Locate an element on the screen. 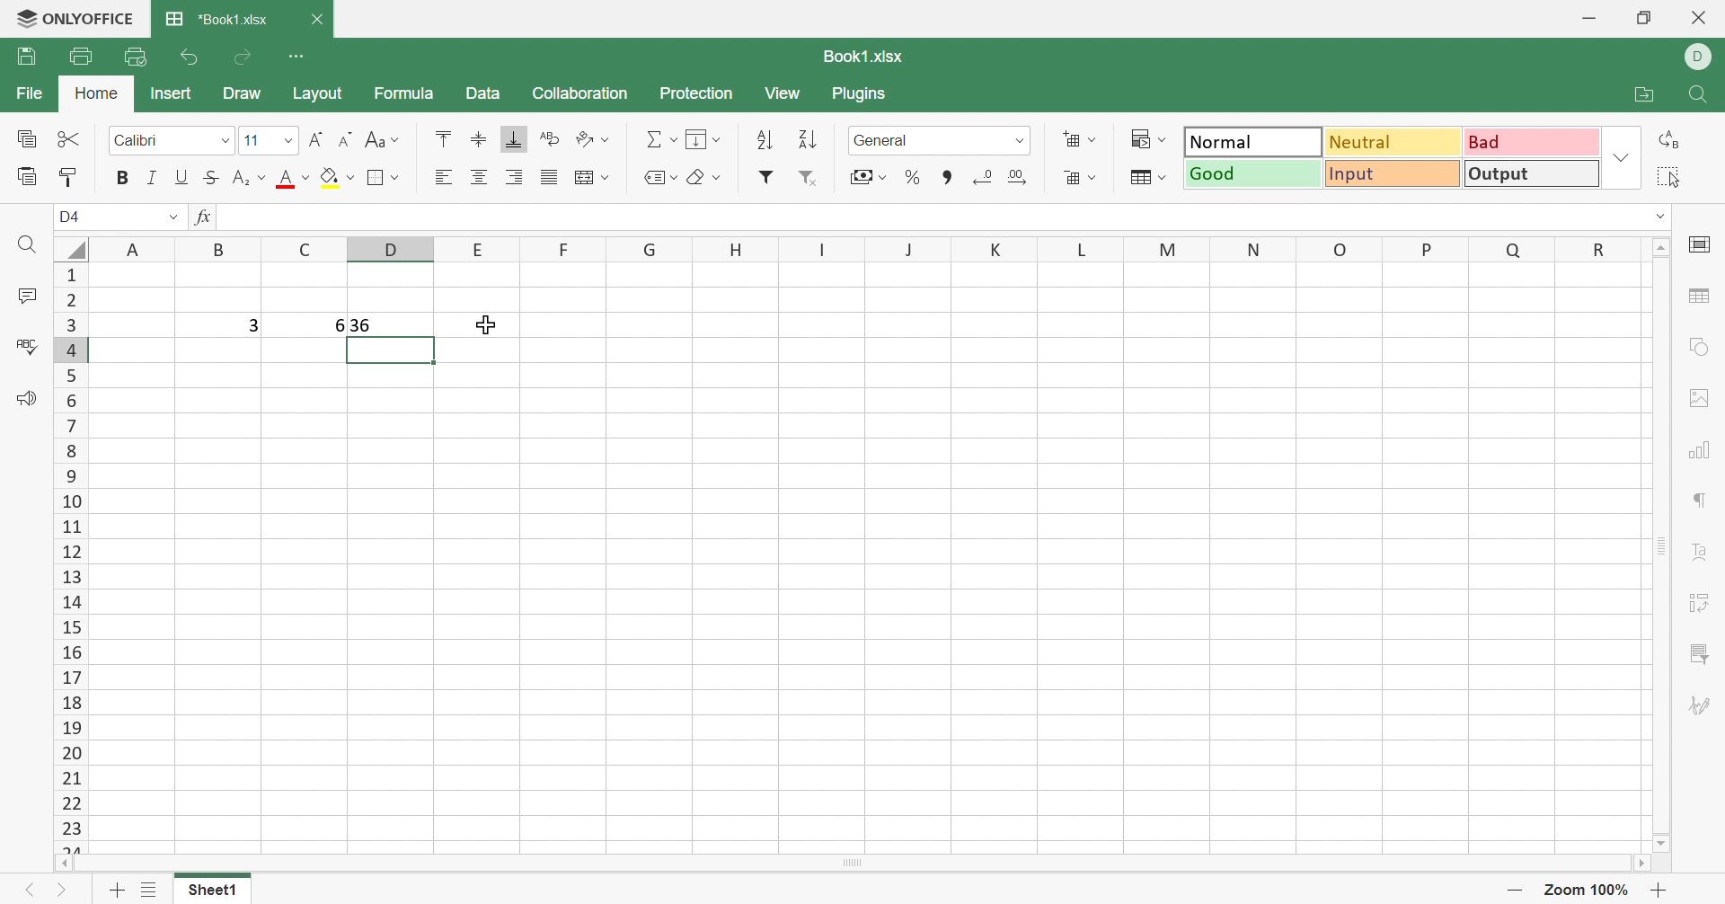 Image resolution: width=1725 pixels, height=904 pixels. Zoom out 57% is located at coordinates (1586, 889).